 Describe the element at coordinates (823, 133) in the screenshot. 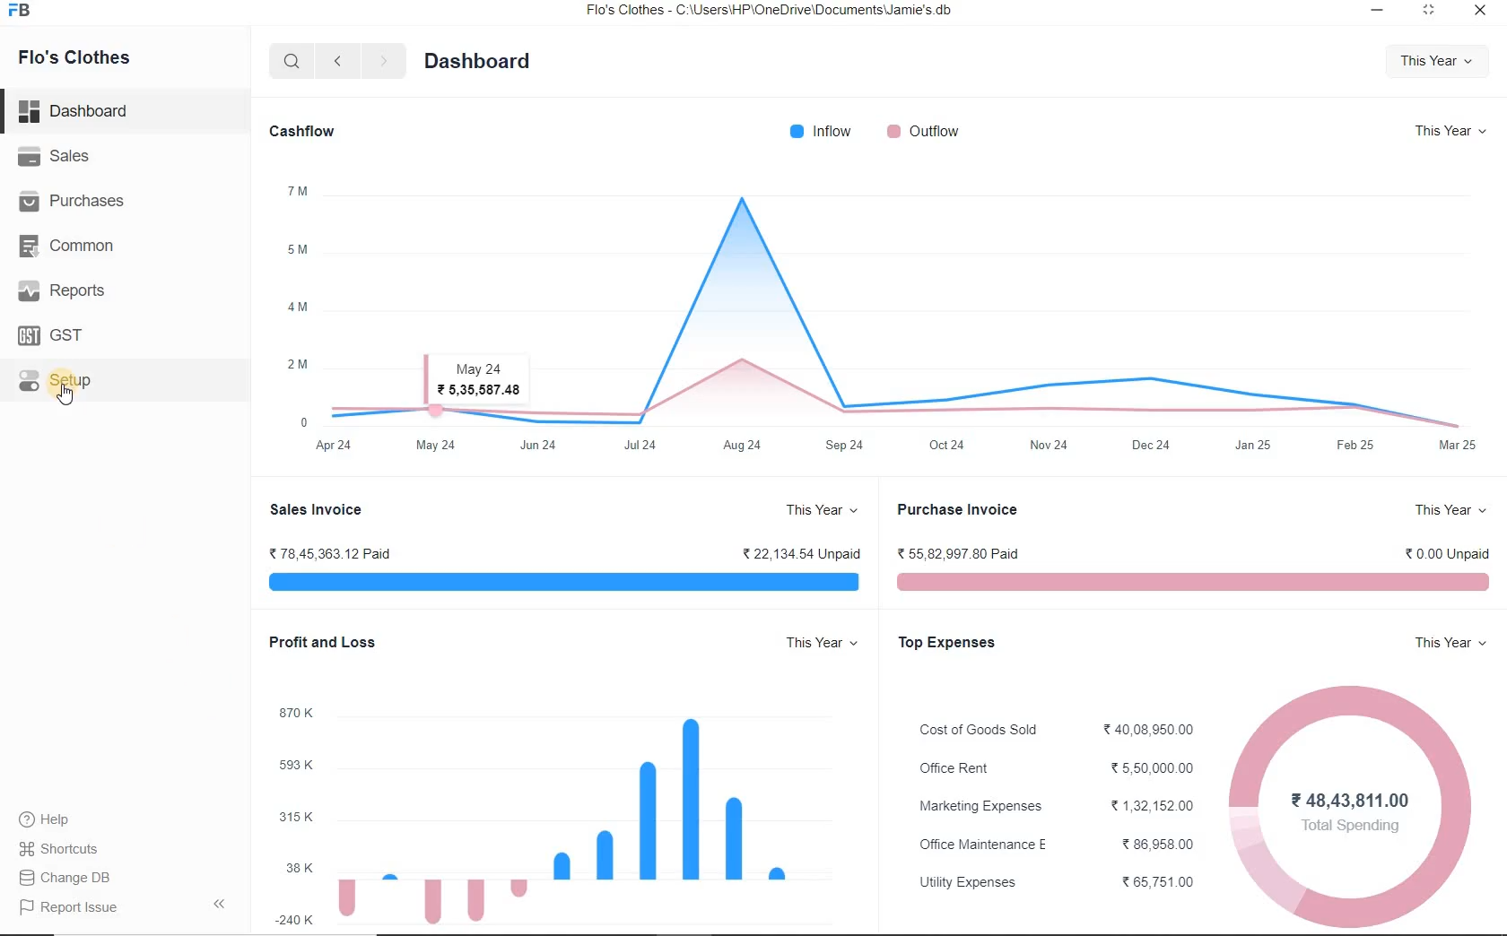

I see `| Inflow` at that location.